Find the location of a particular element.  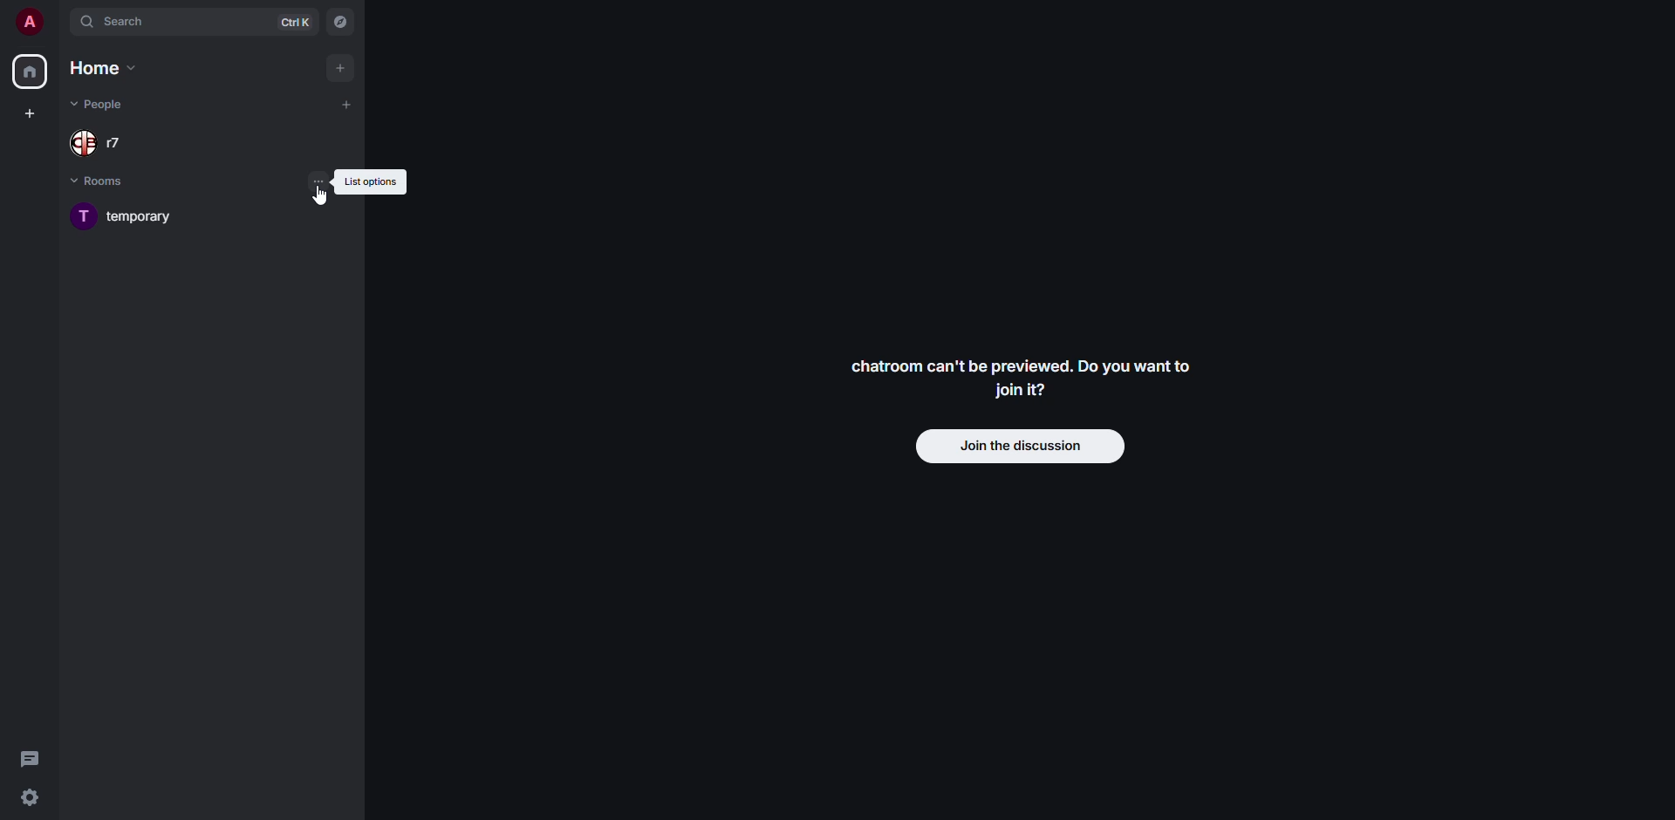

search is located at coordinates (115, 23).